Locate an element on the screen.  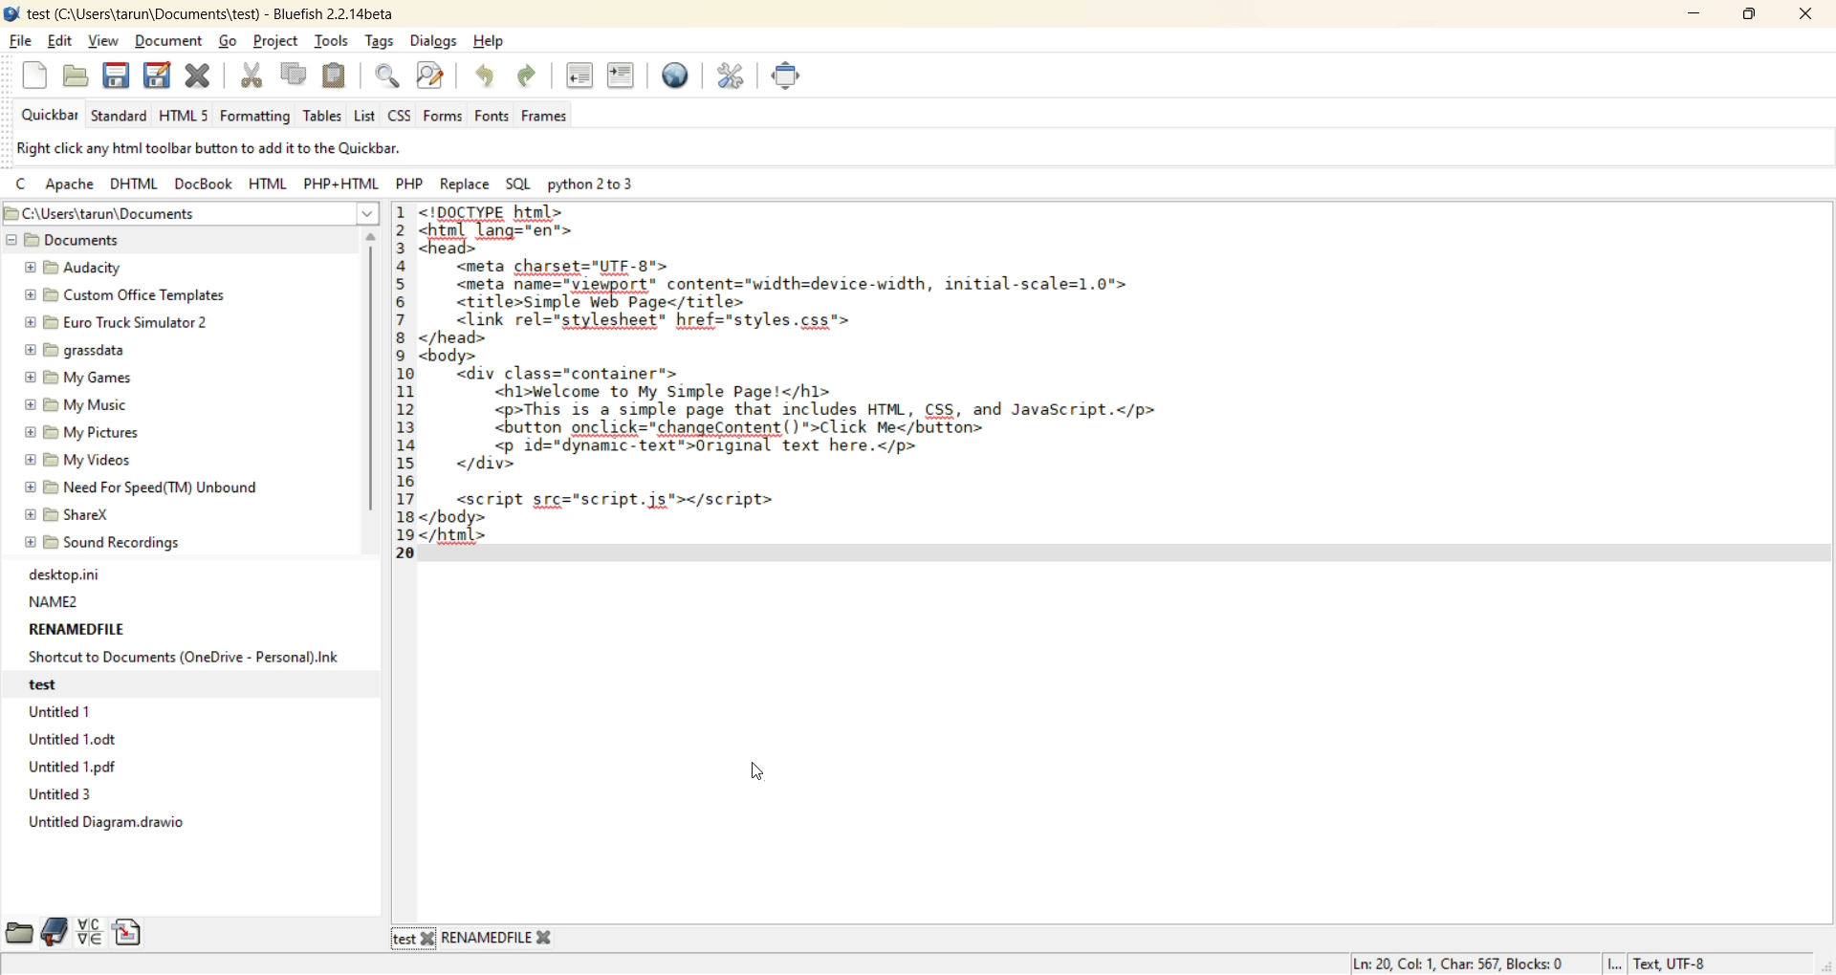
find and replace is located at coordinates (435, 76).